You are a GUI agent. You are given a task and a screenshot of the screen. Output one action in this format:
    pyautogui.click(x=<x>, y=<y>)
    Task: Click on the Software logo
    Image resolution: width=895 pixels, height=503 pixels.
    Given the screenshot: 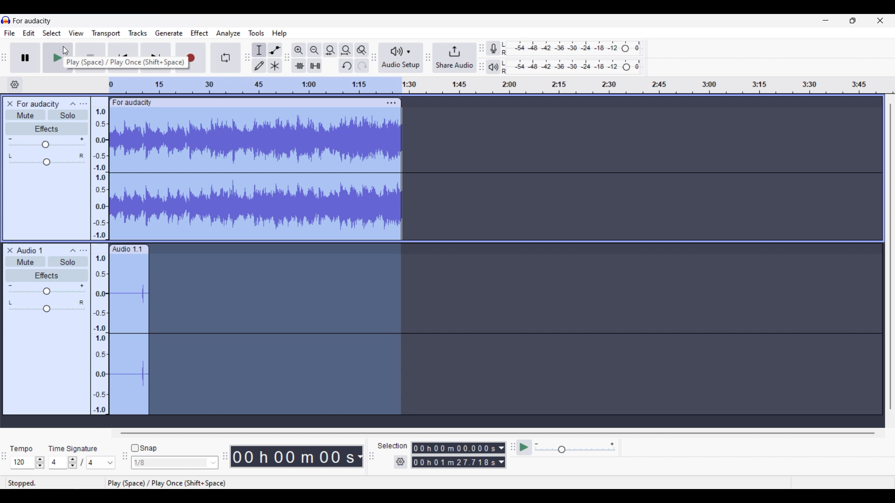 What is the action you would take?
    pyautogui.click(x=6, y=20)
    